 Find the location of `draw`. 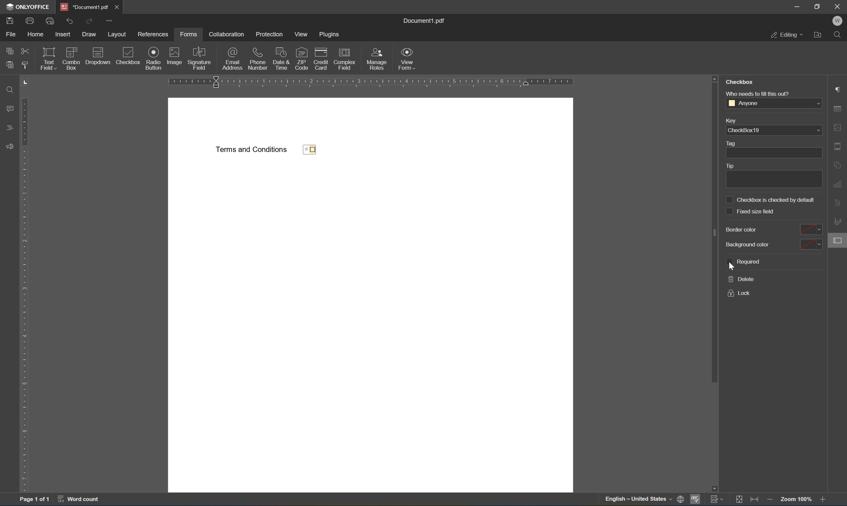

draw is located at coordinates (90, 35).